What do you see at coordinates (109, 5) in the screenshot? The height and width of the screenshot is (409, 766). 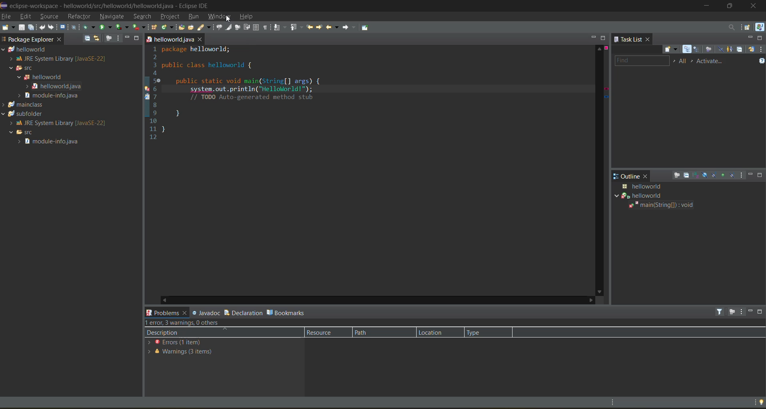 I see `me eclipse-workspace - helloworld/src/helloworlid/helloworld.java - Eclipse IDE` at bounding box center [109, 5].